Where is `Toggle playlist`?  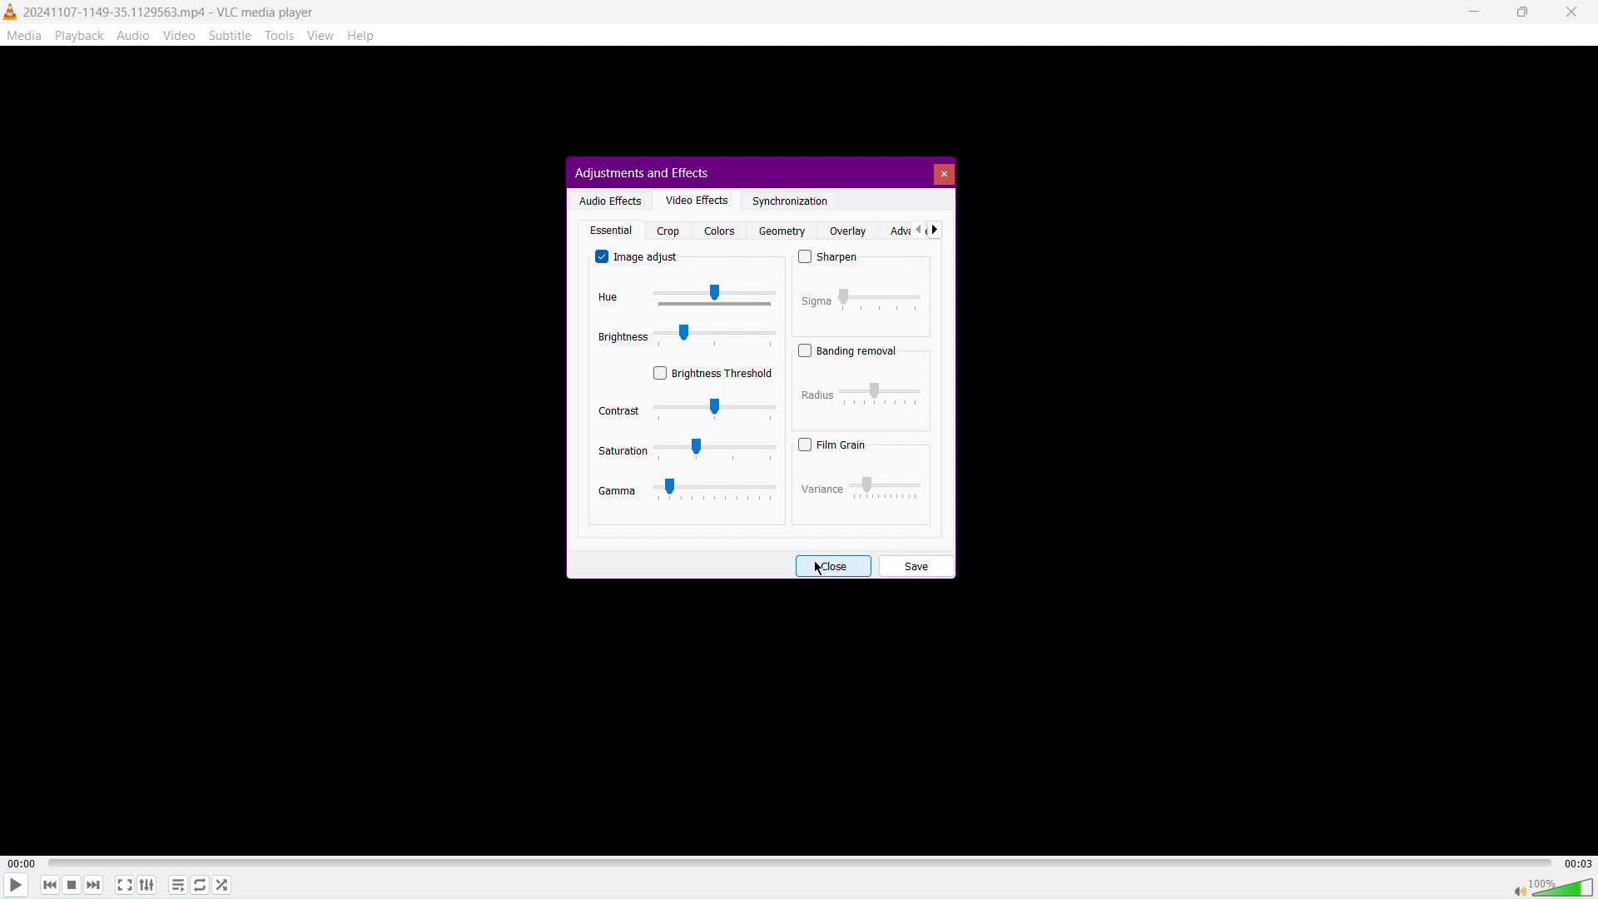 Toggle playlist is located at coordinates (176, 883).